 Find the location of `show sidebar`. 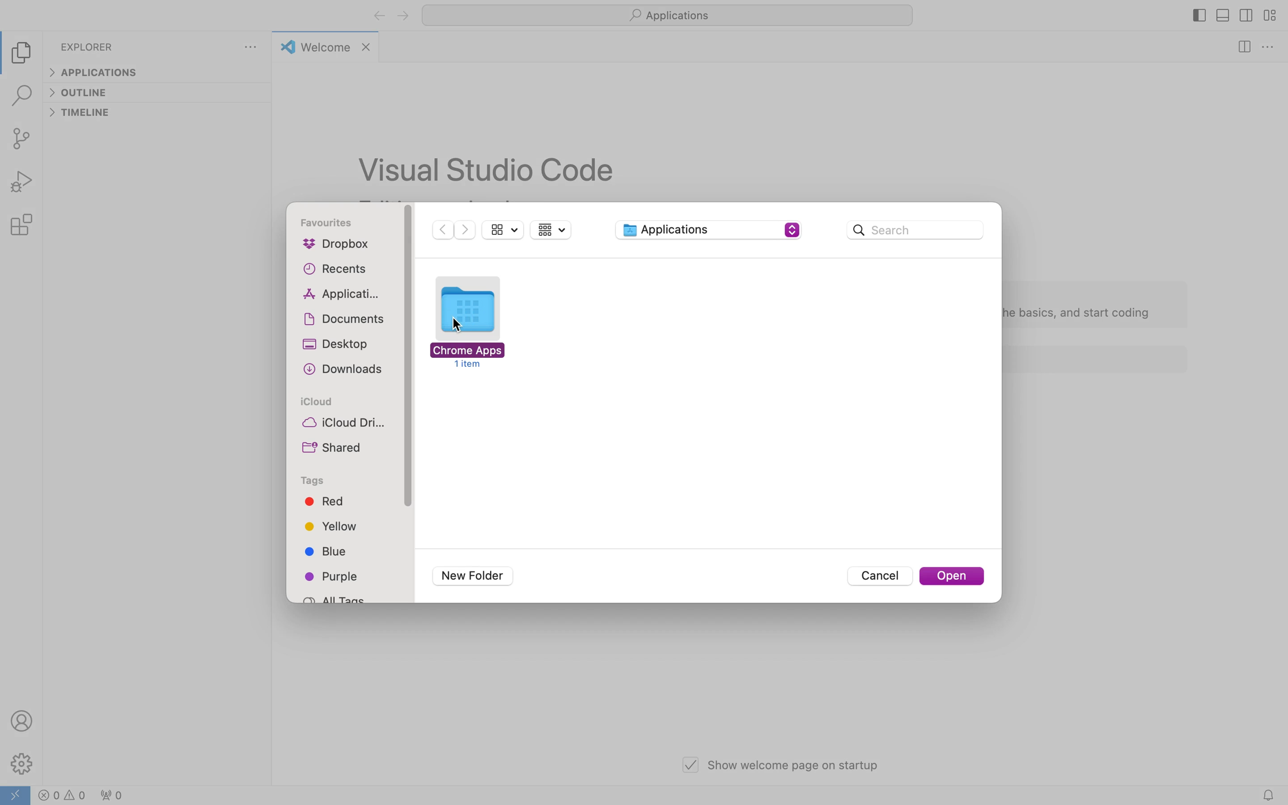

show sidebar is located at coordinates (504, 229).